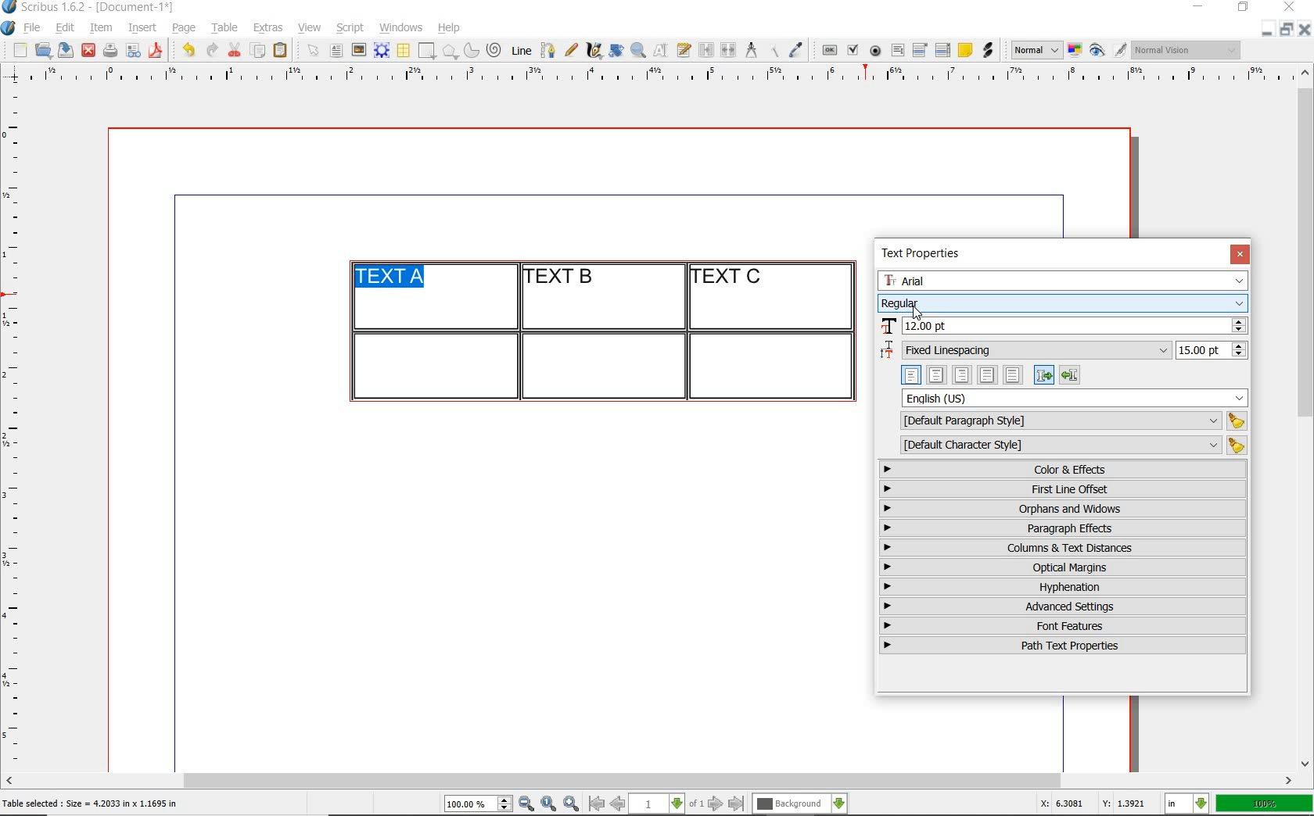 The height and width of the screenshot is (816, 1314). What do you see at coordinates (773, 50) in the screenshot?
I see `copy item properties` at bounding box center [773, 50].